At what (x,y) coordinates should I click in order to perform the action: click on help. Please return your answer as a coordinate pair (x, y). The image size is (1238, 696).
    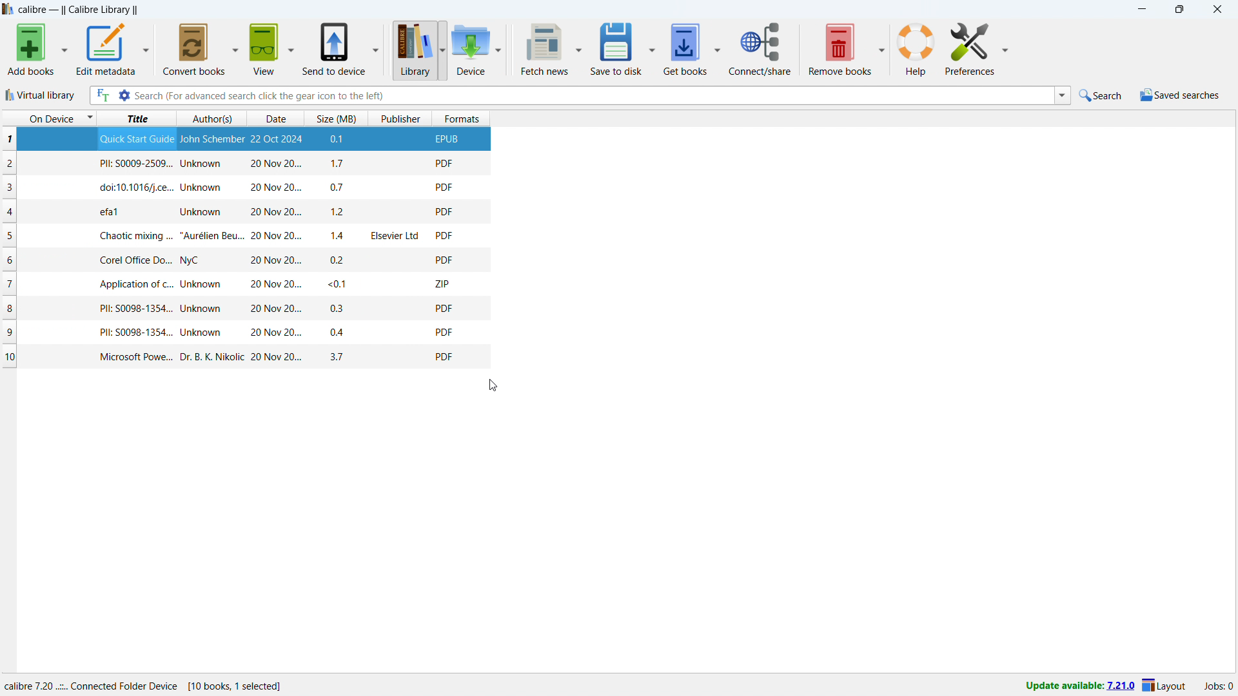
    Looking at the image, I should click on (917, 50).